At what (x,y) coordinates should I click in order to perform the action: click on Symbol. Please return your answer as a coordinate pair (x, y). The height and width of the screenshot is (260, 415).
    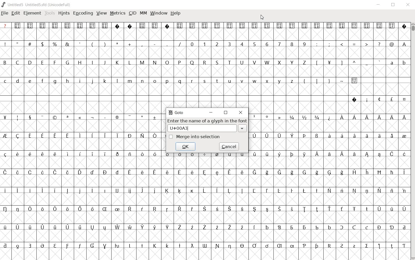
    Looking at the image, I should click on (155, 209).